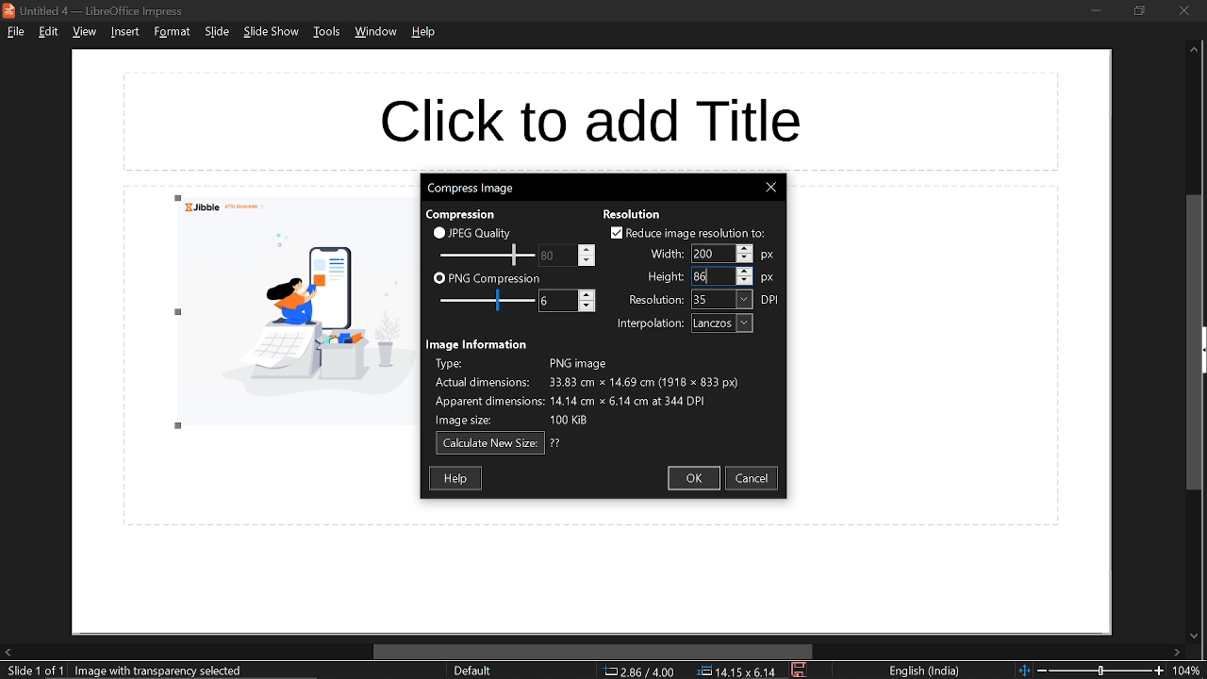 Image resolution: width=1207 pixels, height=679 pixels. What do you see at coordinates (457, 477) in the screenshot?
I see `help` at bounding box center [457, 477].